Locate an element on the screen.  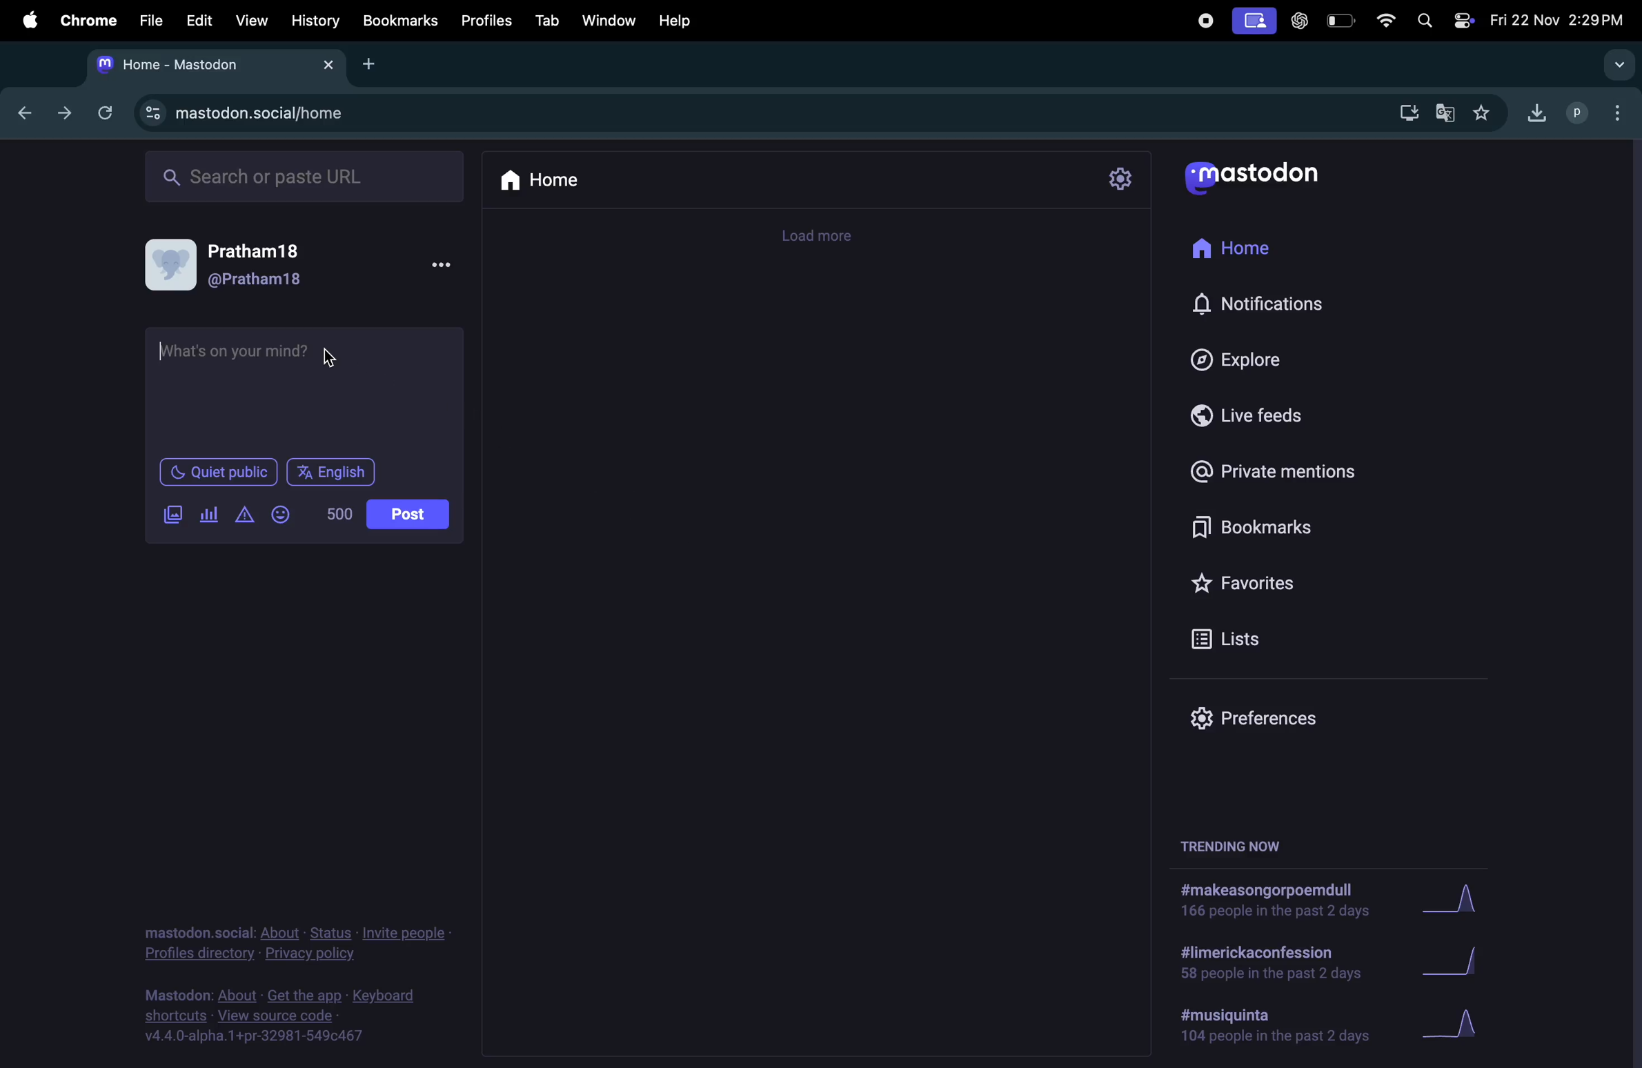
add warning is located at coordinates (241, 514).